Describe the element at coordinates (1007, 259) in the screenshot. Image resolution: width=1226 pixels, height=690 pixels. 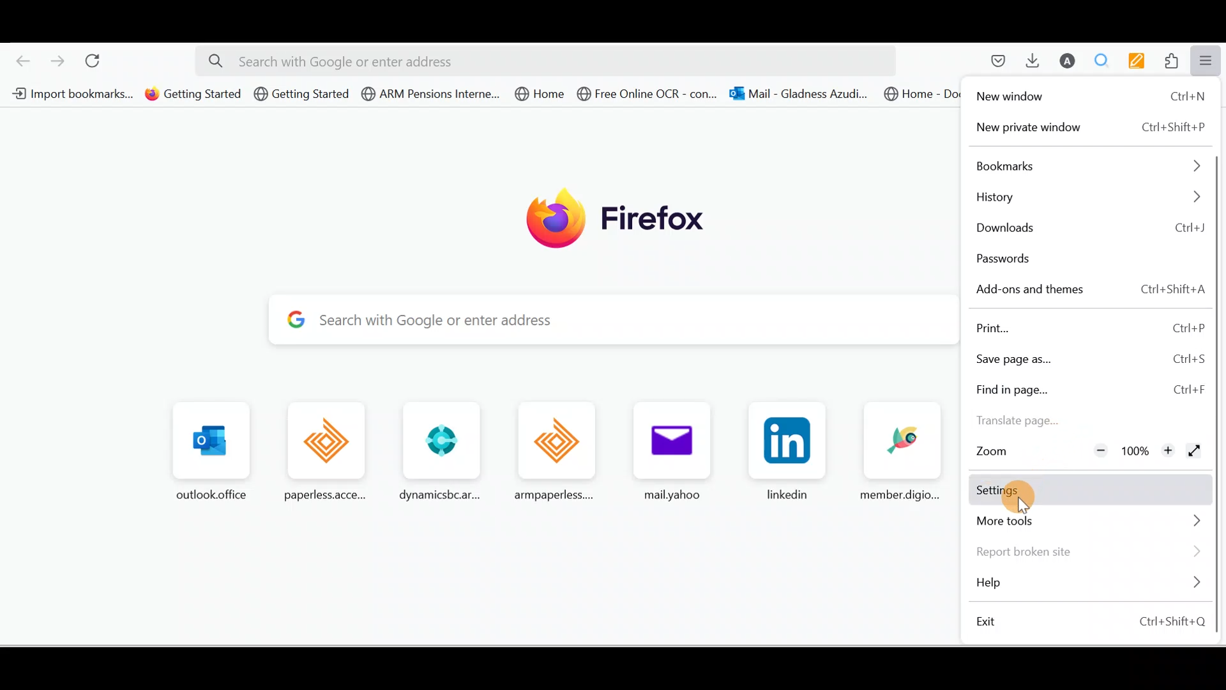
I see `Passwords` at that location.